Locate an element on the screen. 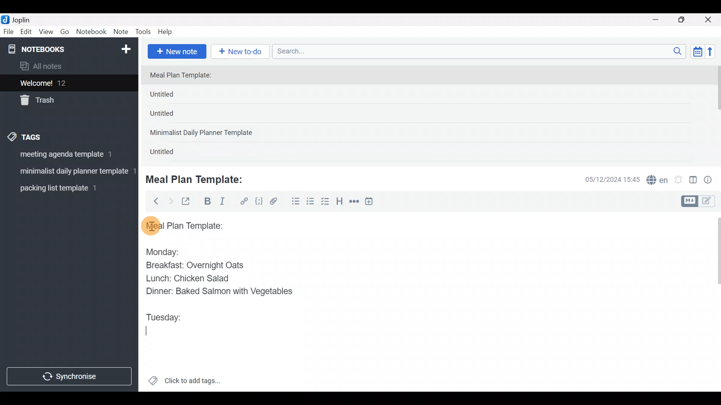  Toggle external editing is located at coordinates (189, 202).